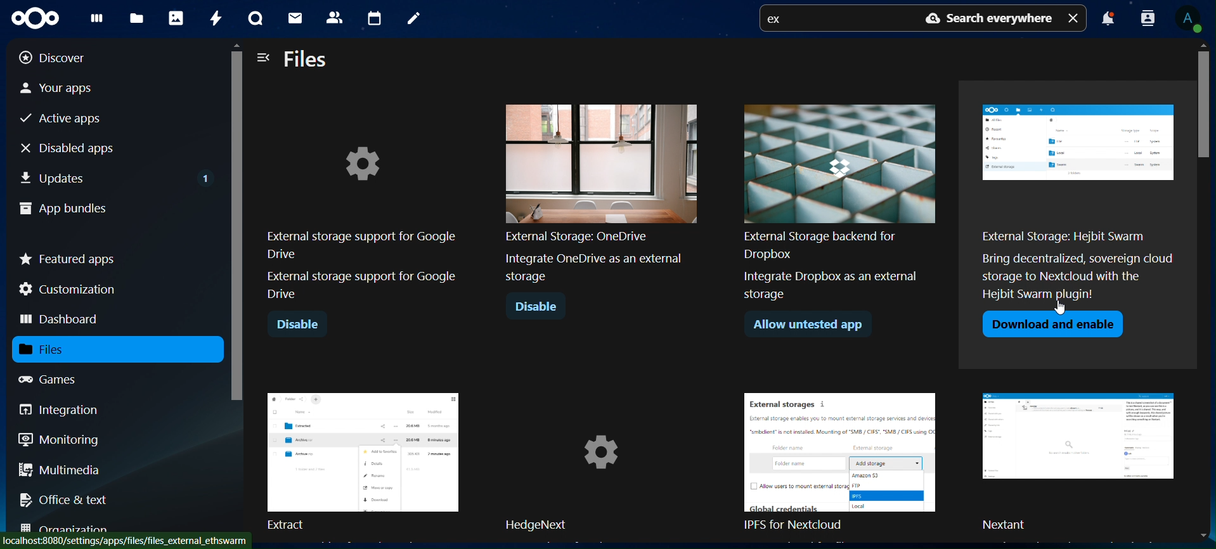 This screenshot has height=549, width=1216. What do you see at coordinates (63, 210) in the screenshot?
I see `app bundles` at bounding box center [63, 210].